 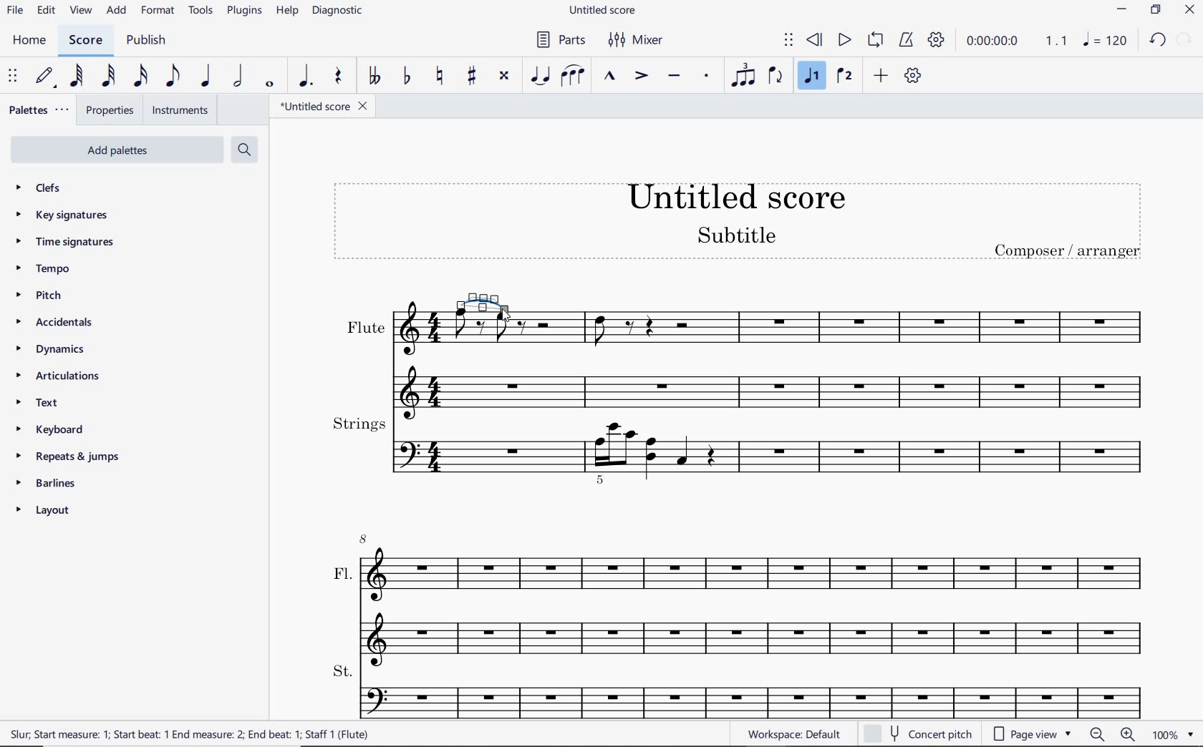 What do you see at coordinates (880, 77) in the screenshot?
I see `ADD` at bounding box center [880, 77].